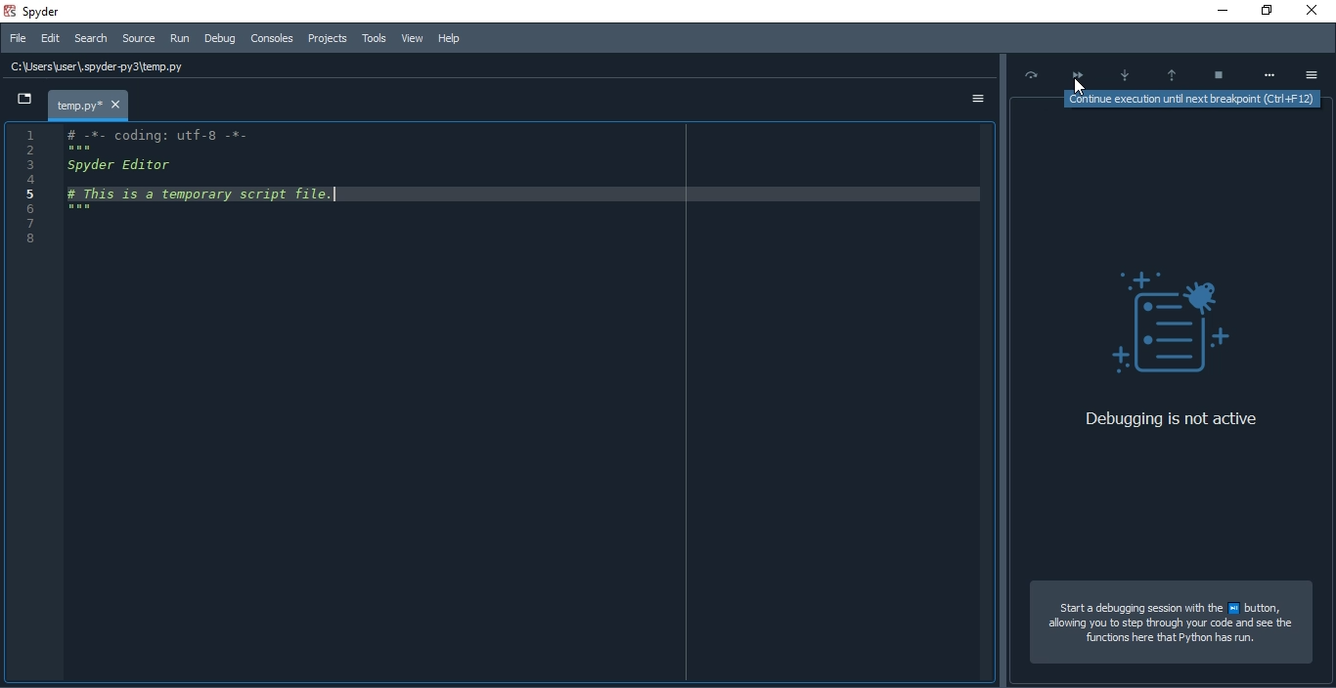  Describe the element at coordinates (1266, 11) in the screenshot. I see `restore` at that location.